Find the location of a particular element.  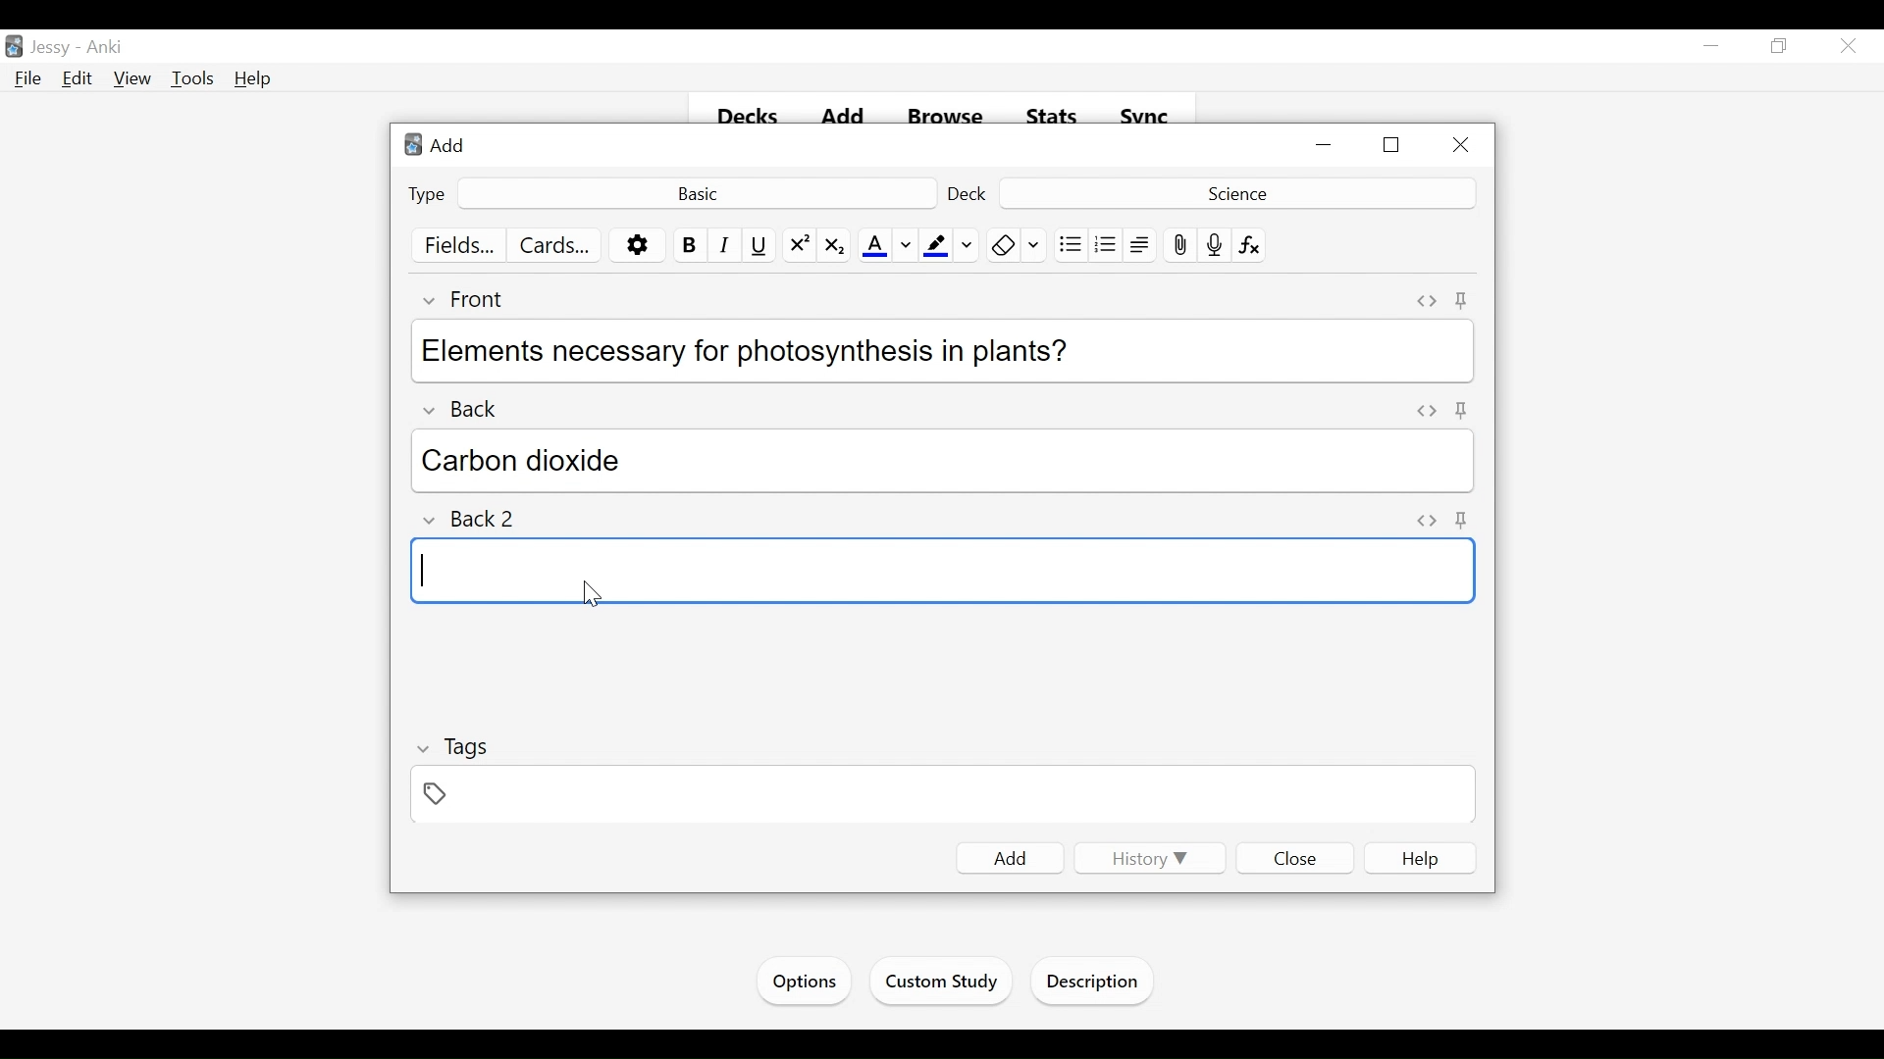

Record Audio is located at coordinates (1215, 245).